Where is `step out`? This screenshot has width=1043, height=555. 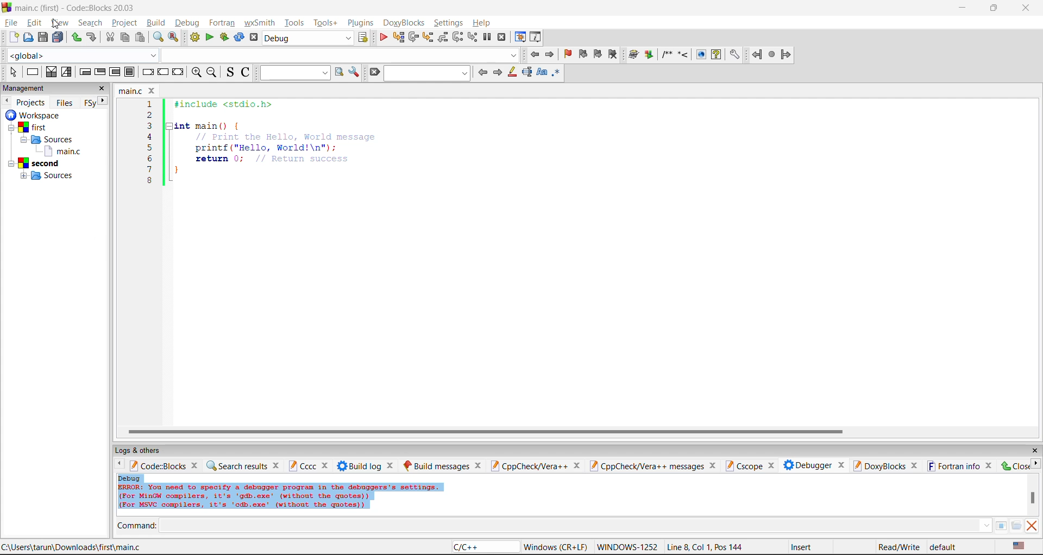 step out is located at coordinates (443, 37).